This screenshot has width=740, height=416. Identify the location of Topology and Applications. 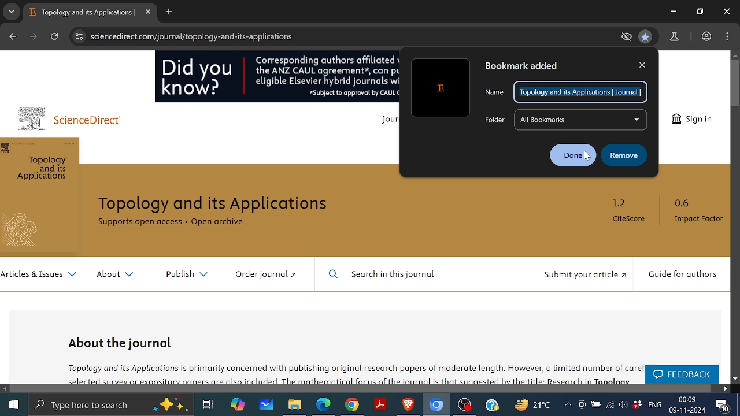
(44, 170).